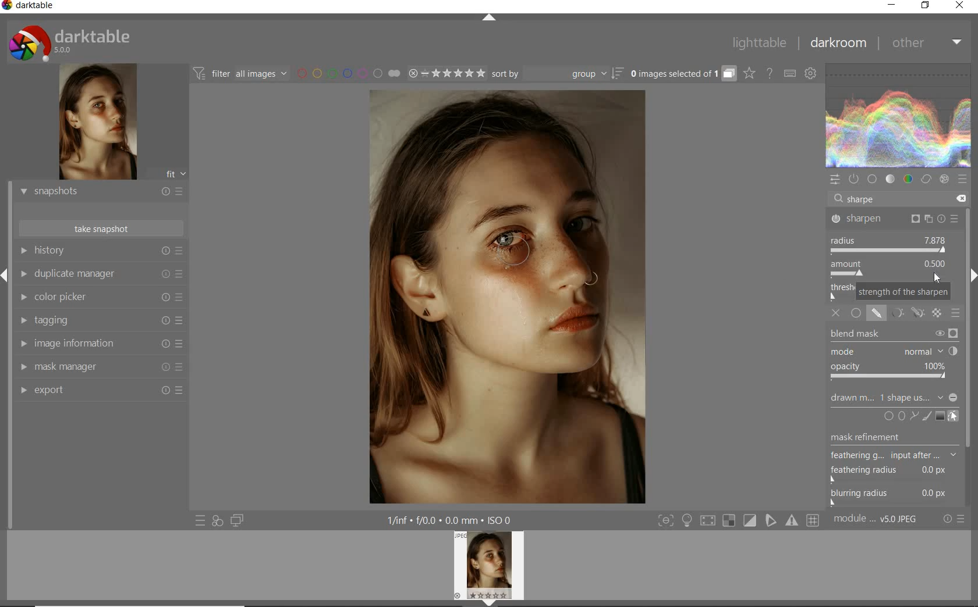 The width and height of the screenshot is (978, 607). Describe the element at coordinates (101, 391) in the screenshot. I see `export` at that location.